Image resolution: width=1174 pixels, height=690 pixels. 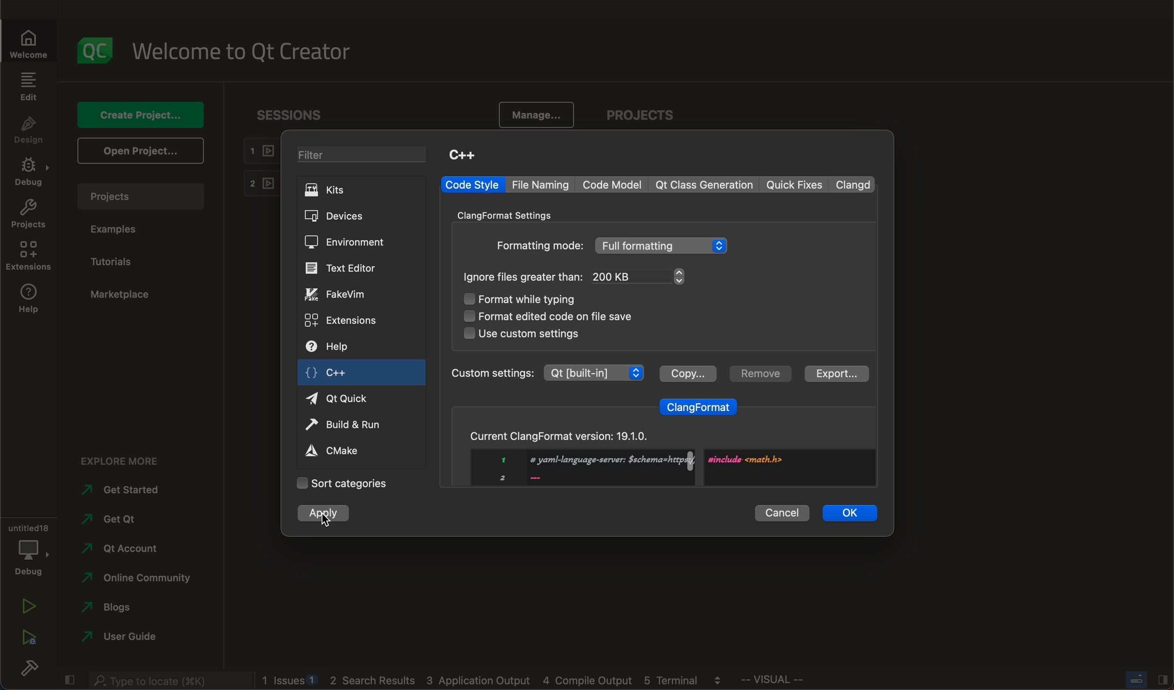 What do you see at coordinates (539, 245) in the screenshot?
I see `` at bounding box center [539, 245].